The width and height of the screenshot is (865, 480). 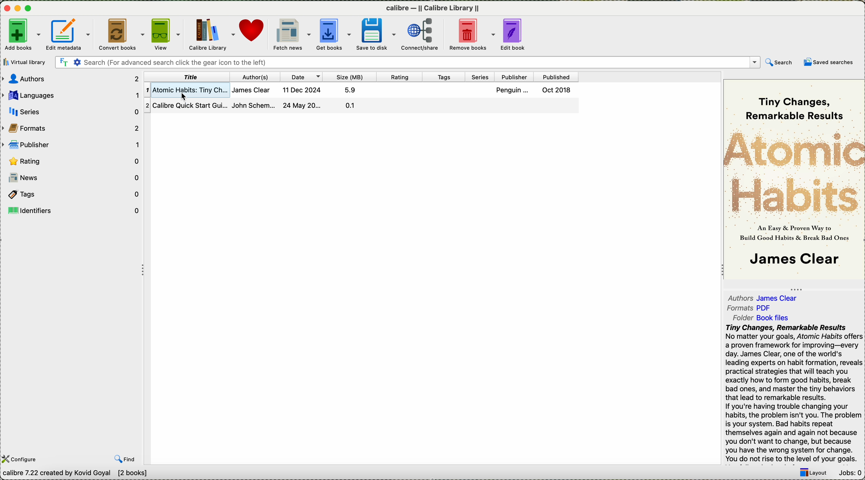 I want to click on date, so click(x=302, y=76).